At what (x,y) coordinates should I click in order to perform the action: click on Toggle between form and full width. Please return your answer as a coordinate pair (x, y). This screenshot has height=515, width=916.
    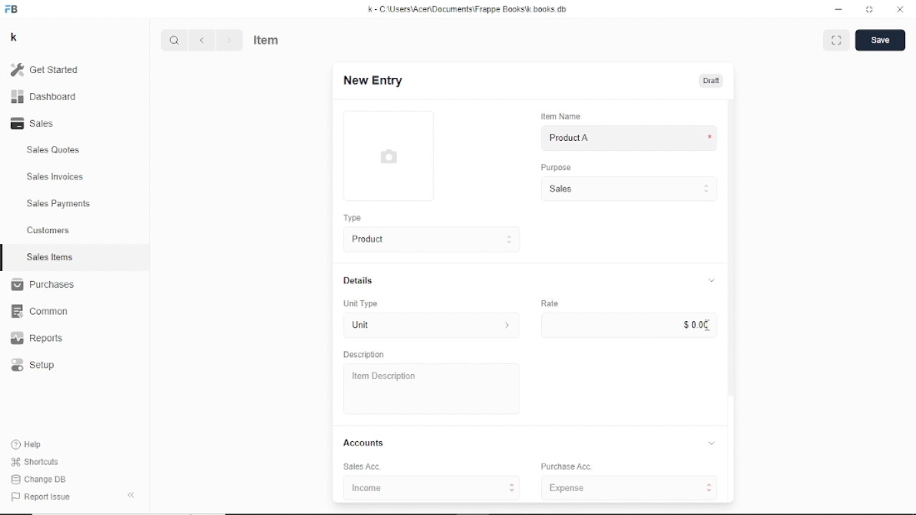
    Looking at the image, I should click on (869, 9).